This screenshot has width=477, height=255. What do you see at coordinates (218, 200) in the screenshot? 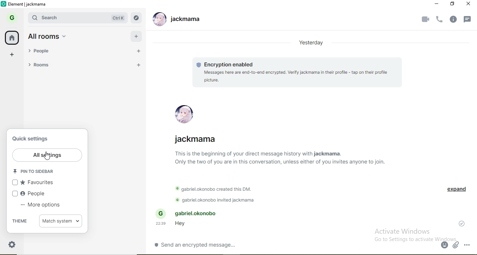
I see `text 3` at bounding box center [218, 200].